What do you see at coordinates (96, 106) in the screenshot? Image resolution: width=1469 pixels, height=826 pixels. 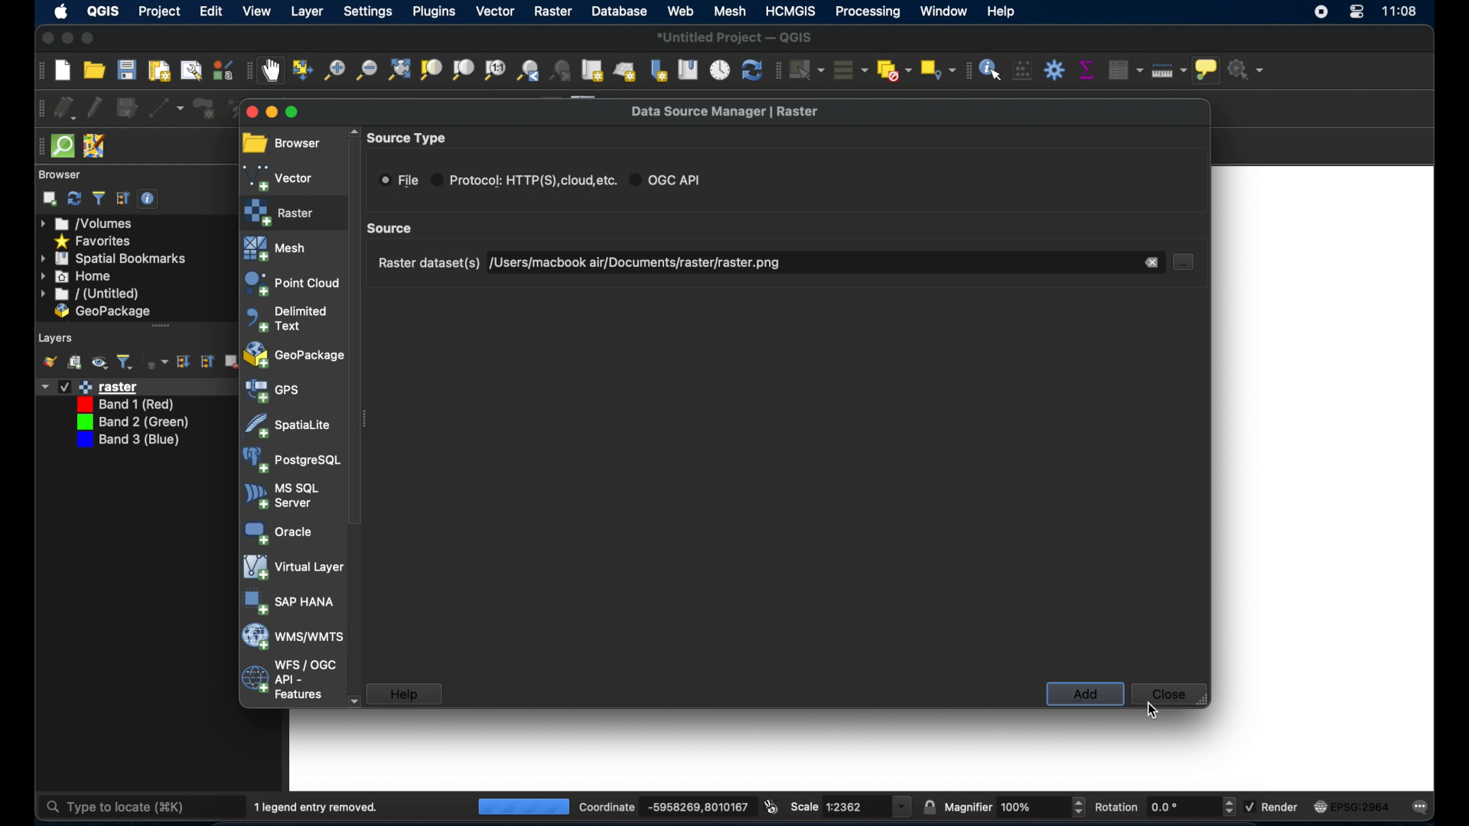 I see `toggle editing` at bounding box center [96, 106].